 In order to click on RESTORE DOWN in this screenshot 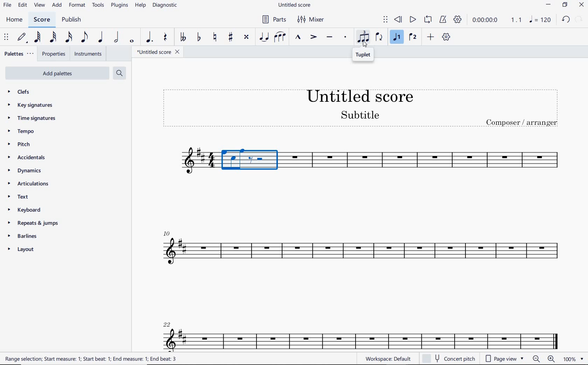, I will do `click(565, 5)`.